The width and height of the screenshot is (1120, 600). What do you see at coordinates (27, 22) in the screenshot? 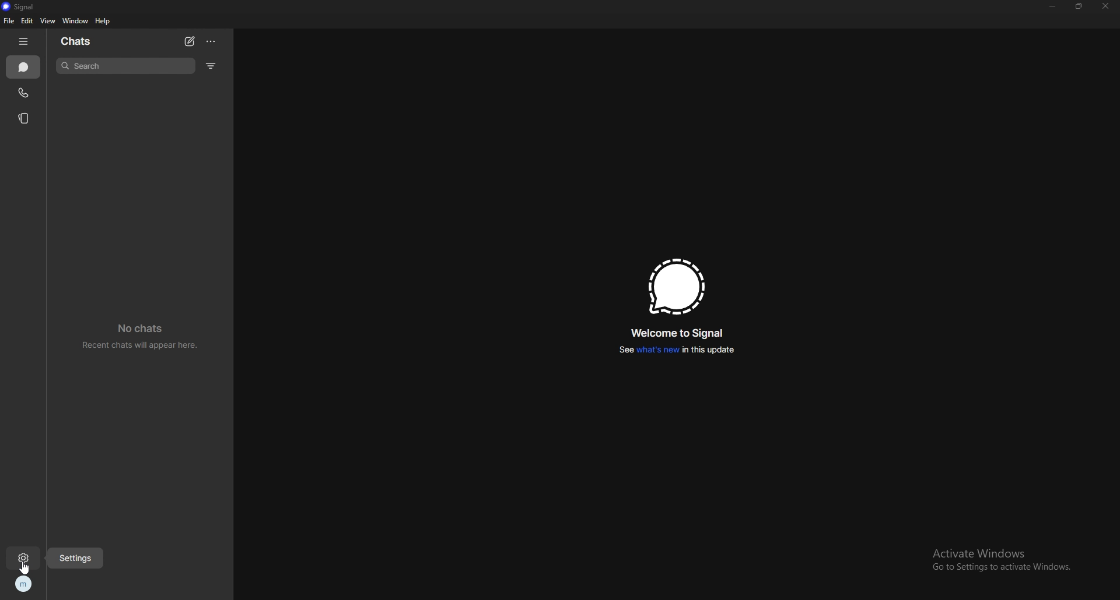
I see `edit` at bounding box center [27, 22].